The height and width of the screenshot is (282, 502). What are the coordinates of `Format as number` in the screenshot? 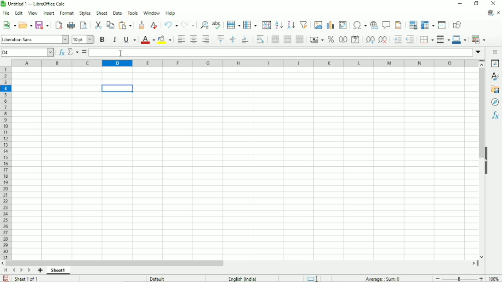 It's located at (343, 39).